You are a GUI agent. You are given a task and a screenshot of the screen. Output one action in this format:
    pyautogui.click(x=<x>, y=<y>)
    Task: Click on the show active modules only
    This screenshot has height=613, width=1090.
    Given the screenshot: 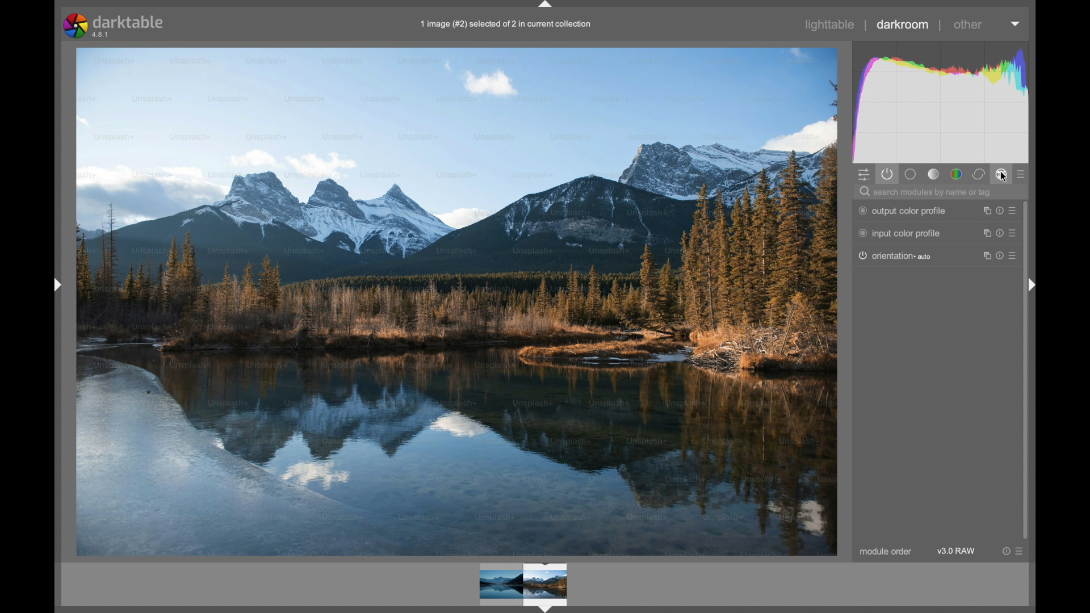 What is the action you would take?
    pyautogui.click(x=887, y=175)
    